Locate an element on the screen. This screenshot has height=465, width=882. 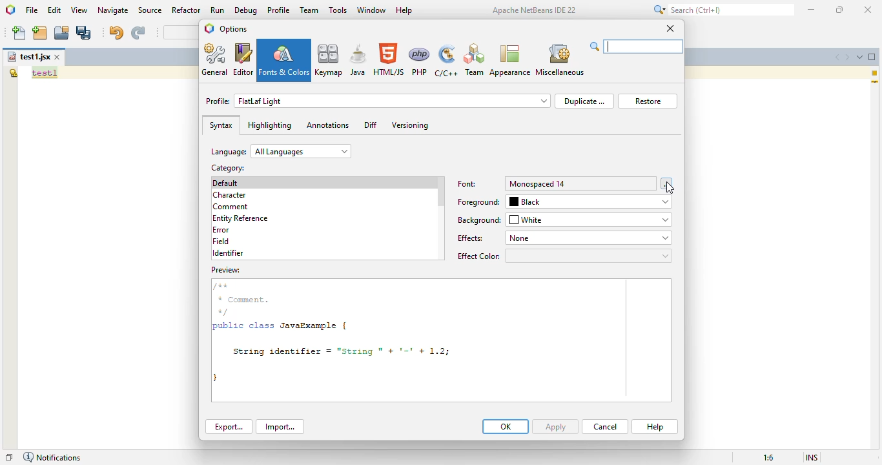
profile is located at coordinates (279, 10).